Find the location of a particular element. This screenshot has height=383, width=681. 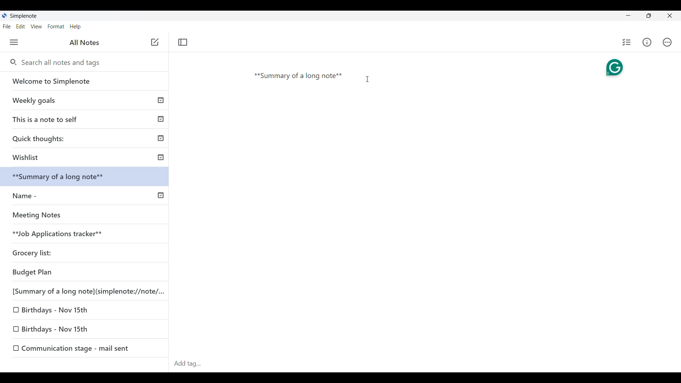

Minimize is located at coordinates (629, 15).